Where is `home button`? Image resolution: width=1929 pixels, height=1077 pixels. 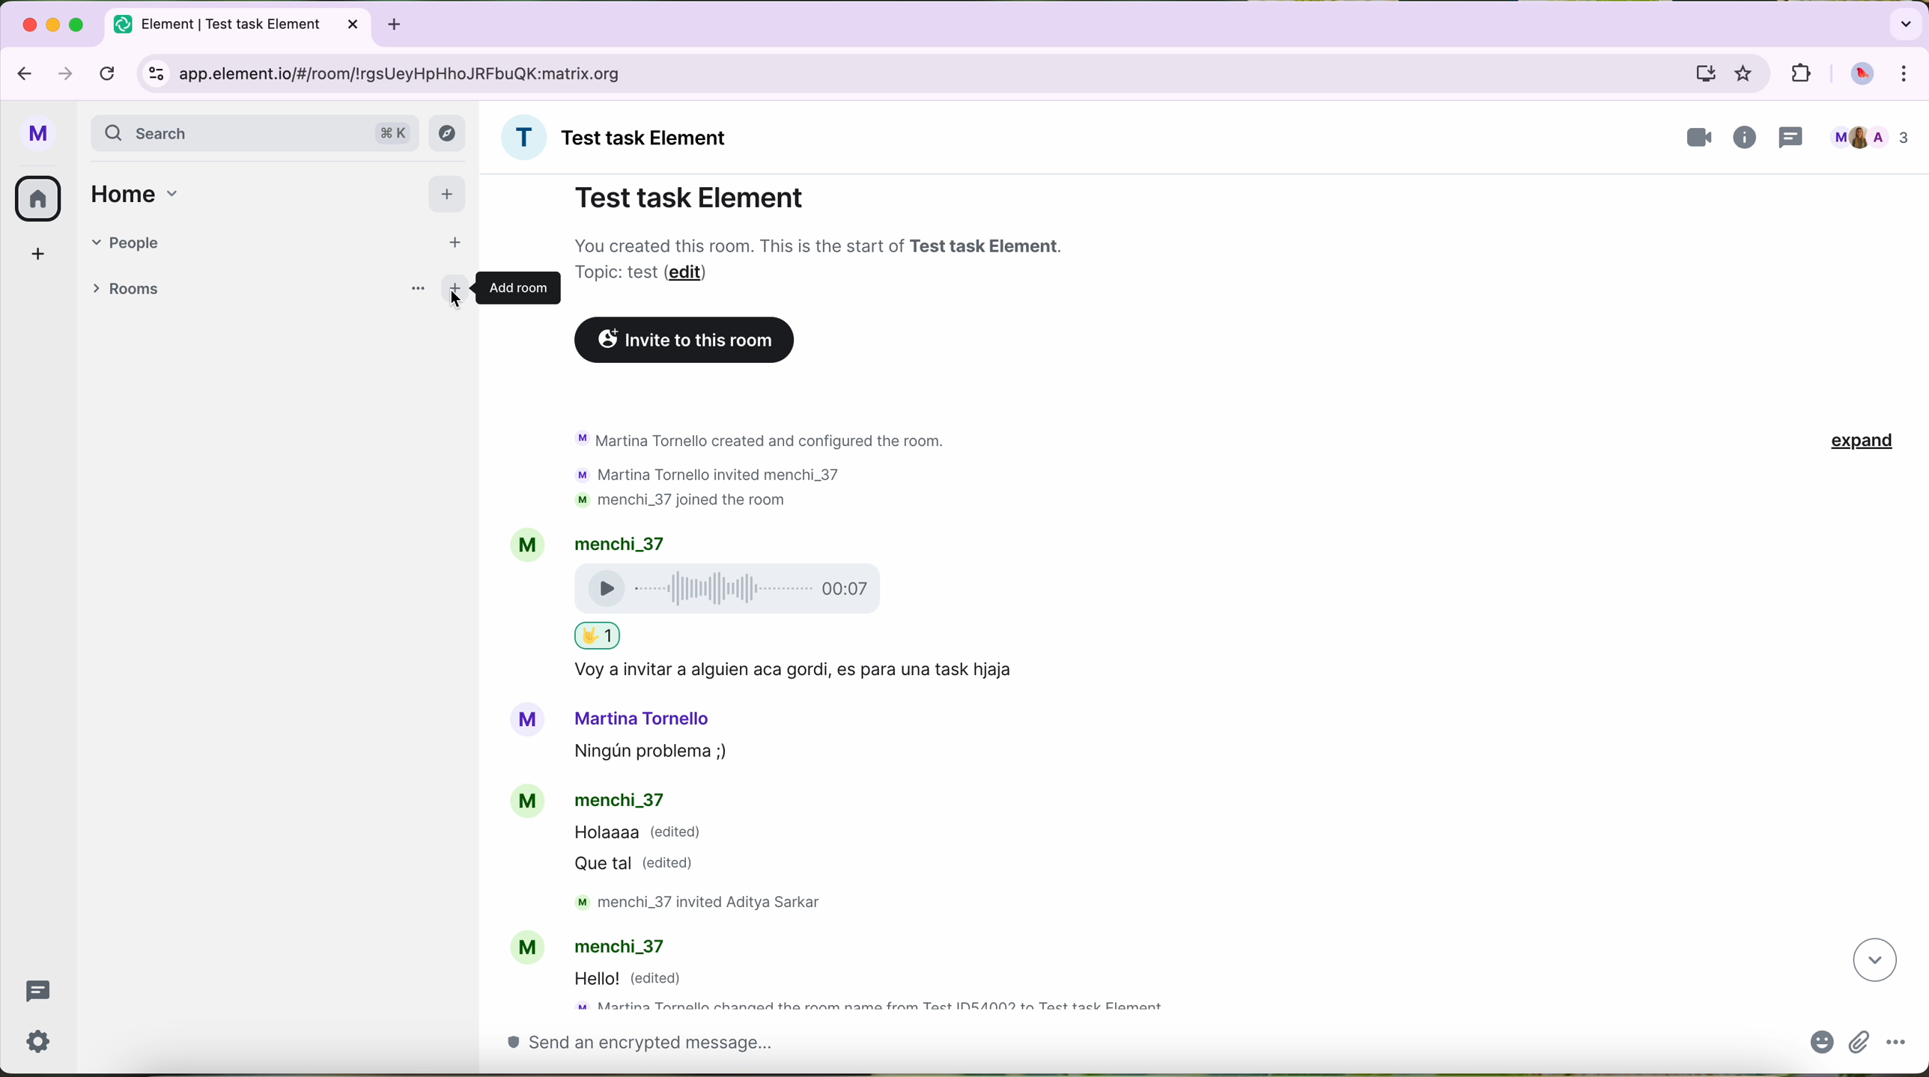
home button is located at coordinates (38, 199).